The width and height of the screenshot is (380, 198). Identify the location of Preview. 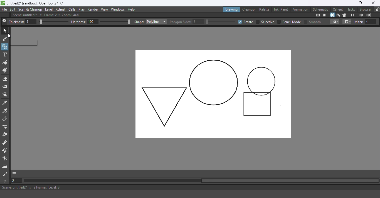
(361, 15).